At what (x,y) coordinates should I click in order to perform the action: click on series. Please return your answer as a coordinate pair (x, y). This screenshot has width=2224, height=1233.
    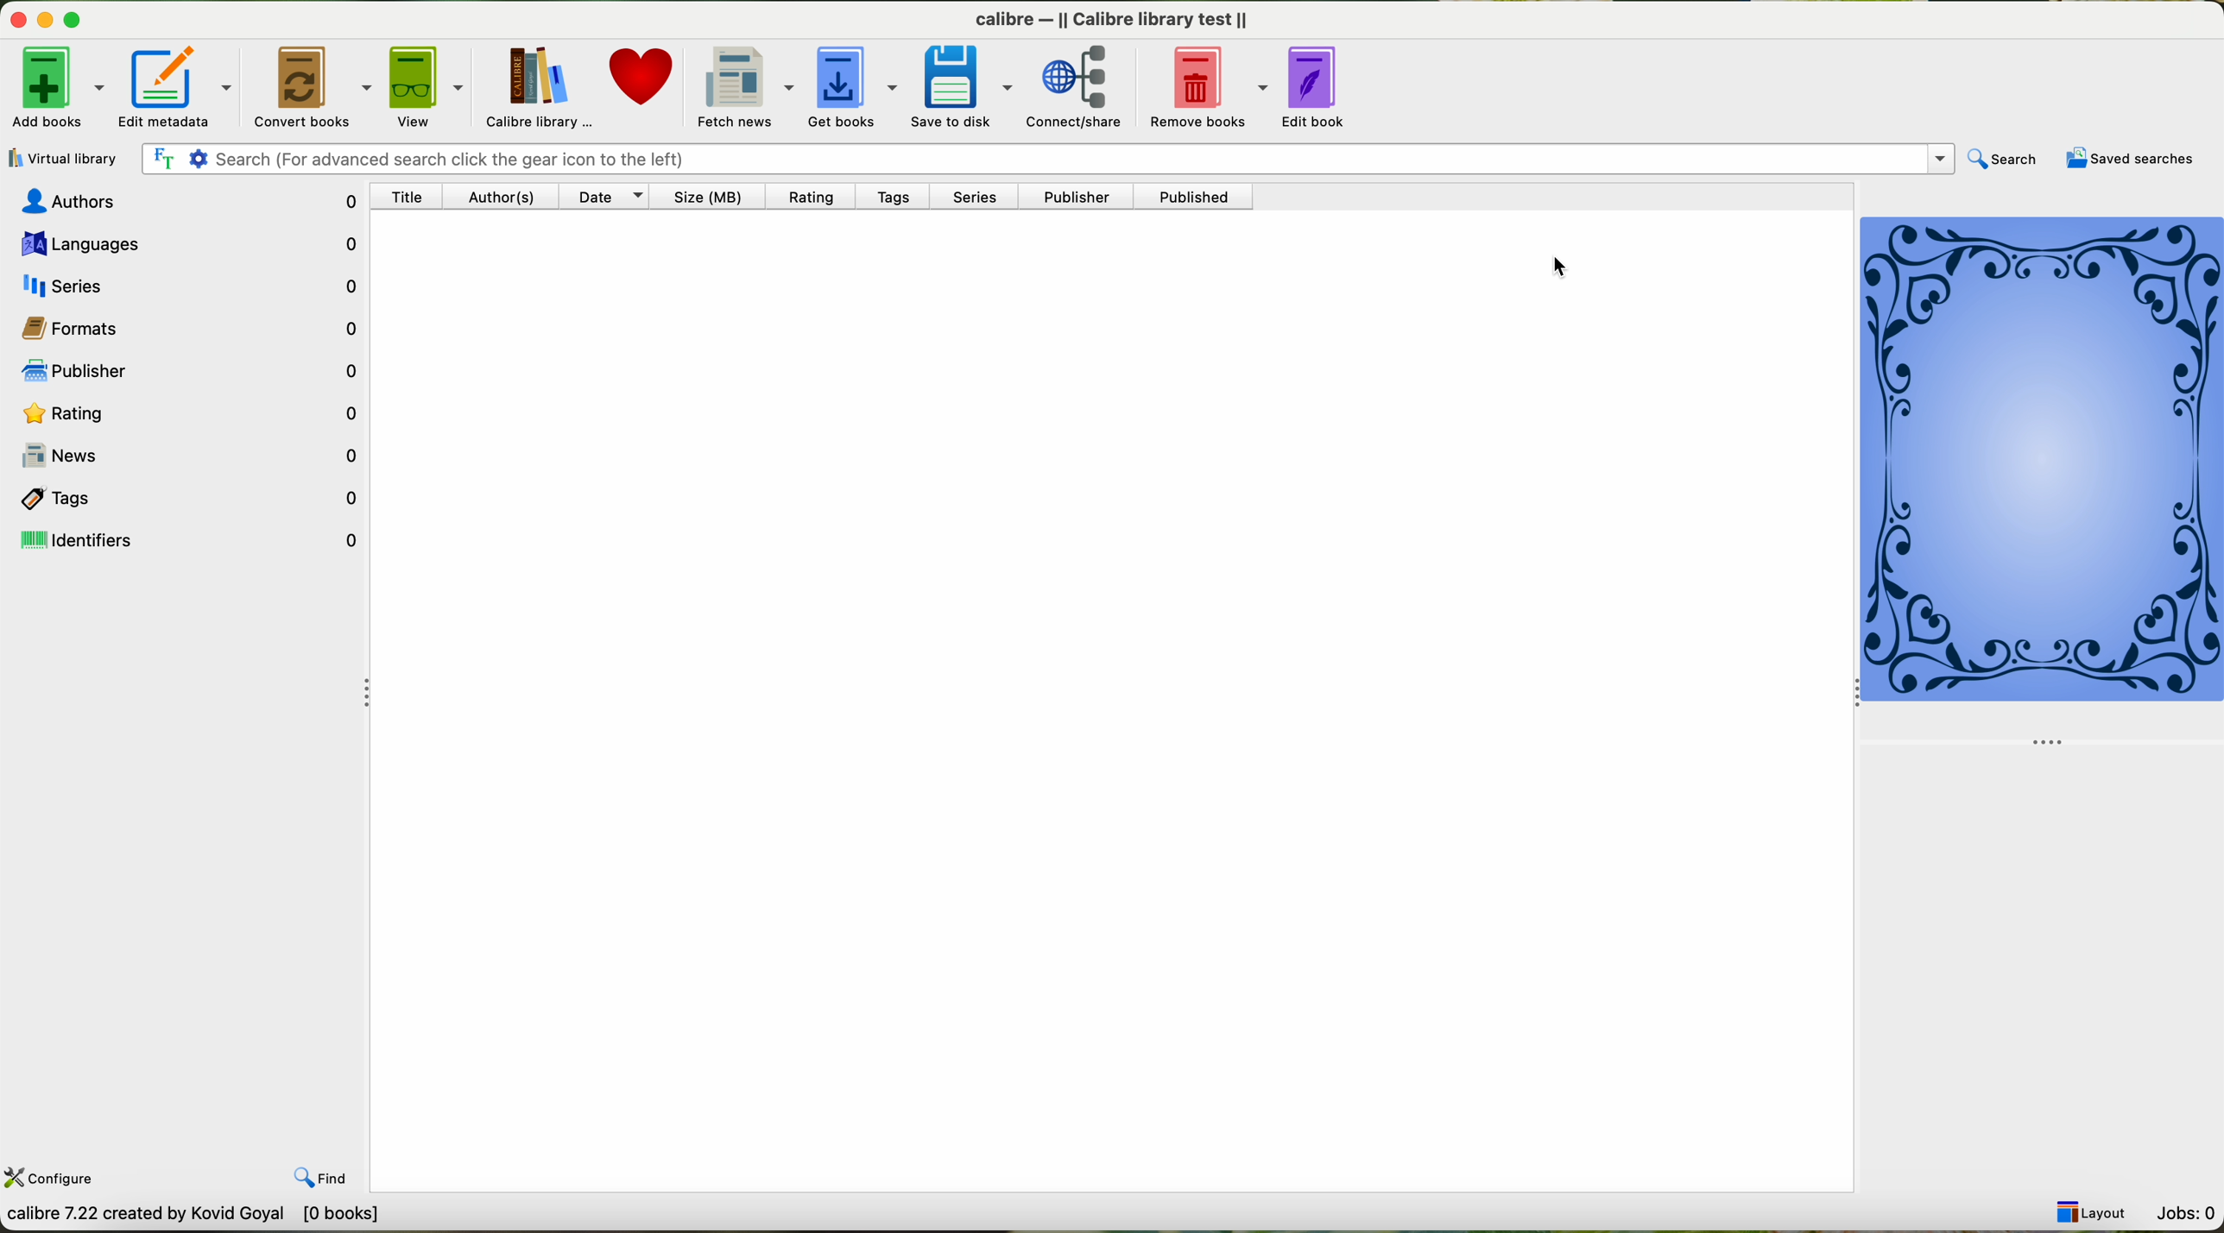
    Looking at the image, I should click on (982, 198).